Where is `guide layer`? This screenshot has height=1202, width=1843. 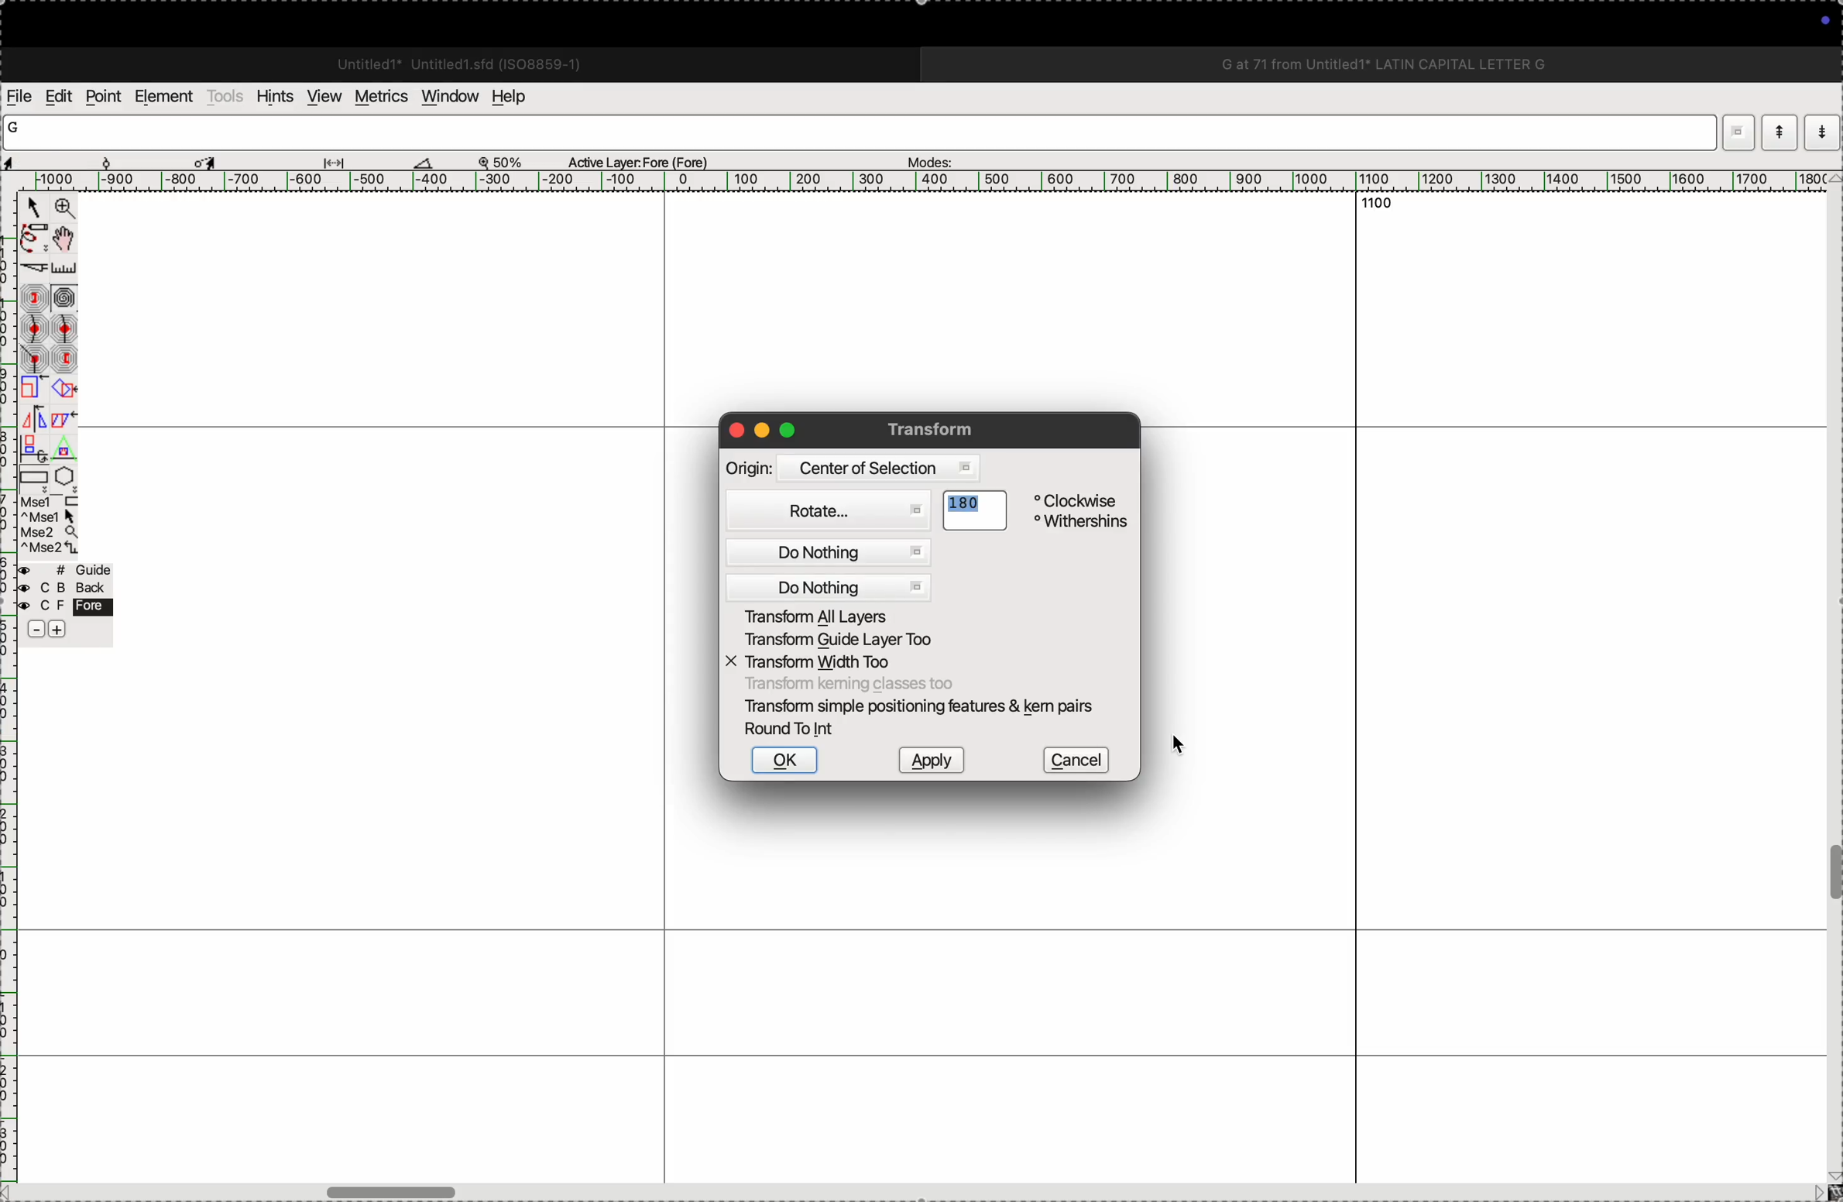 guide layer is located at coordinates (64, 568).